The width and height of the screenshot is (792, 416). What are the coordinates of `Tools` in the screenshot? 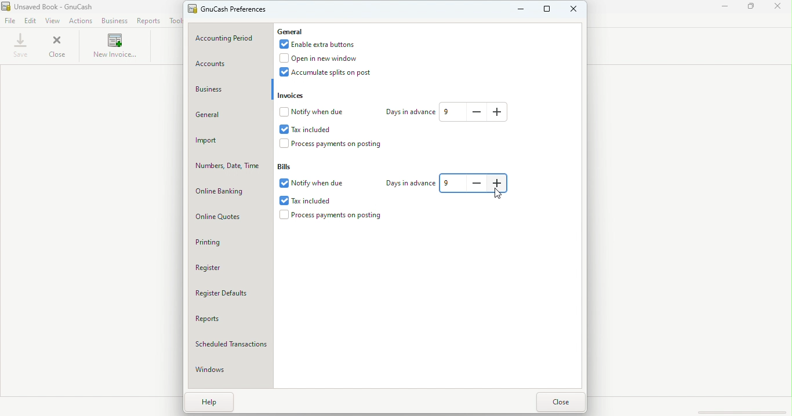 It's located at (175, 20).